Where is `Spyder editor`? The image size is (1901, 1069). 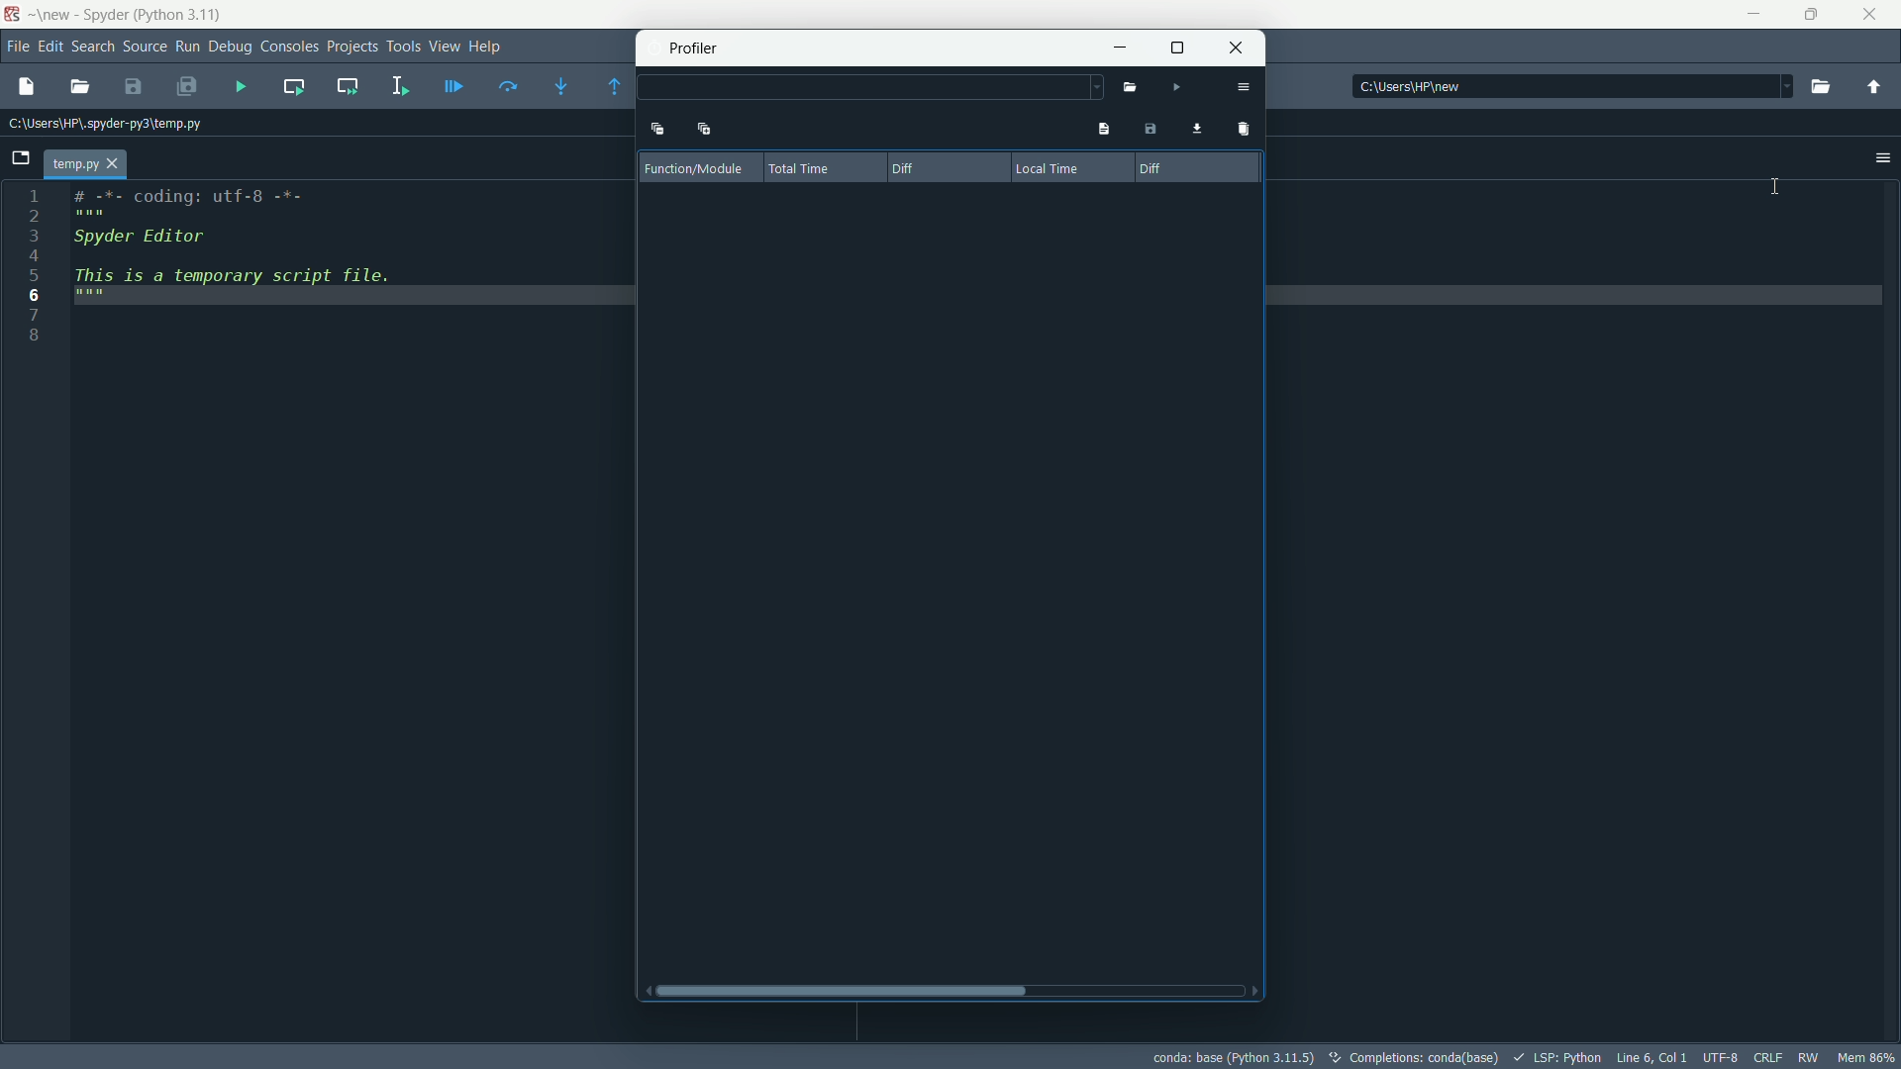 Spyder editor is located at coordinates (187, 243).